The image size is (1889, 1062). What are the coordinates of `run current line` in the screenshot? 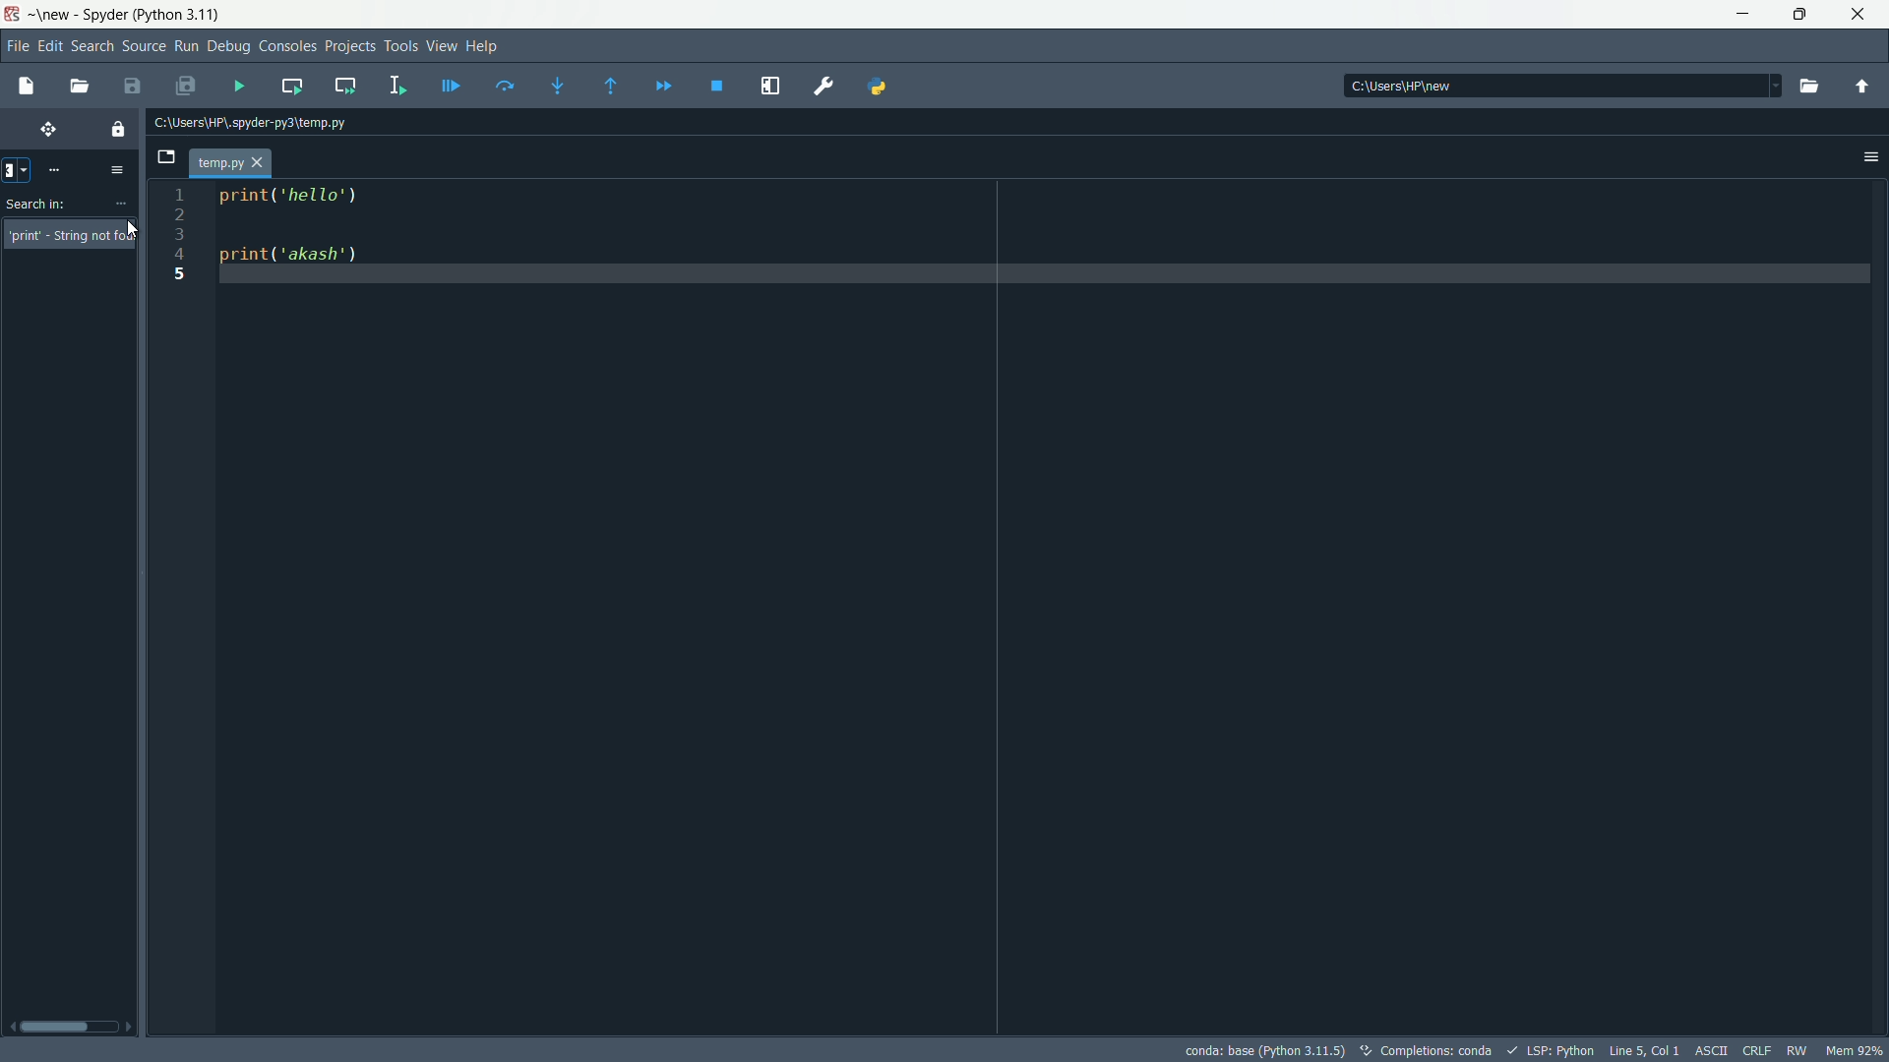 It's located at (504, 87).